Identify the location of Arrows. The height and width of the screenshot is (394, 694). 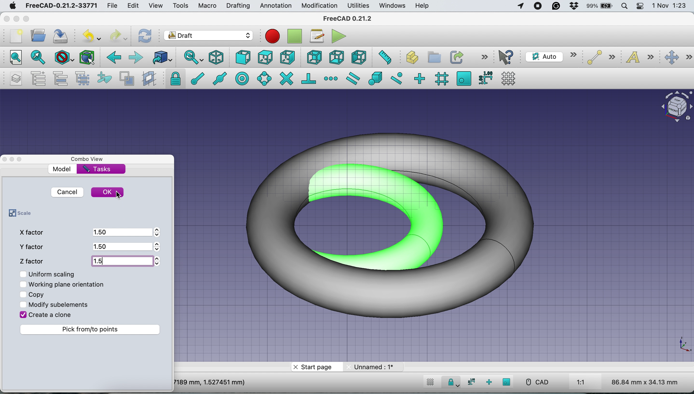
(160, 232).